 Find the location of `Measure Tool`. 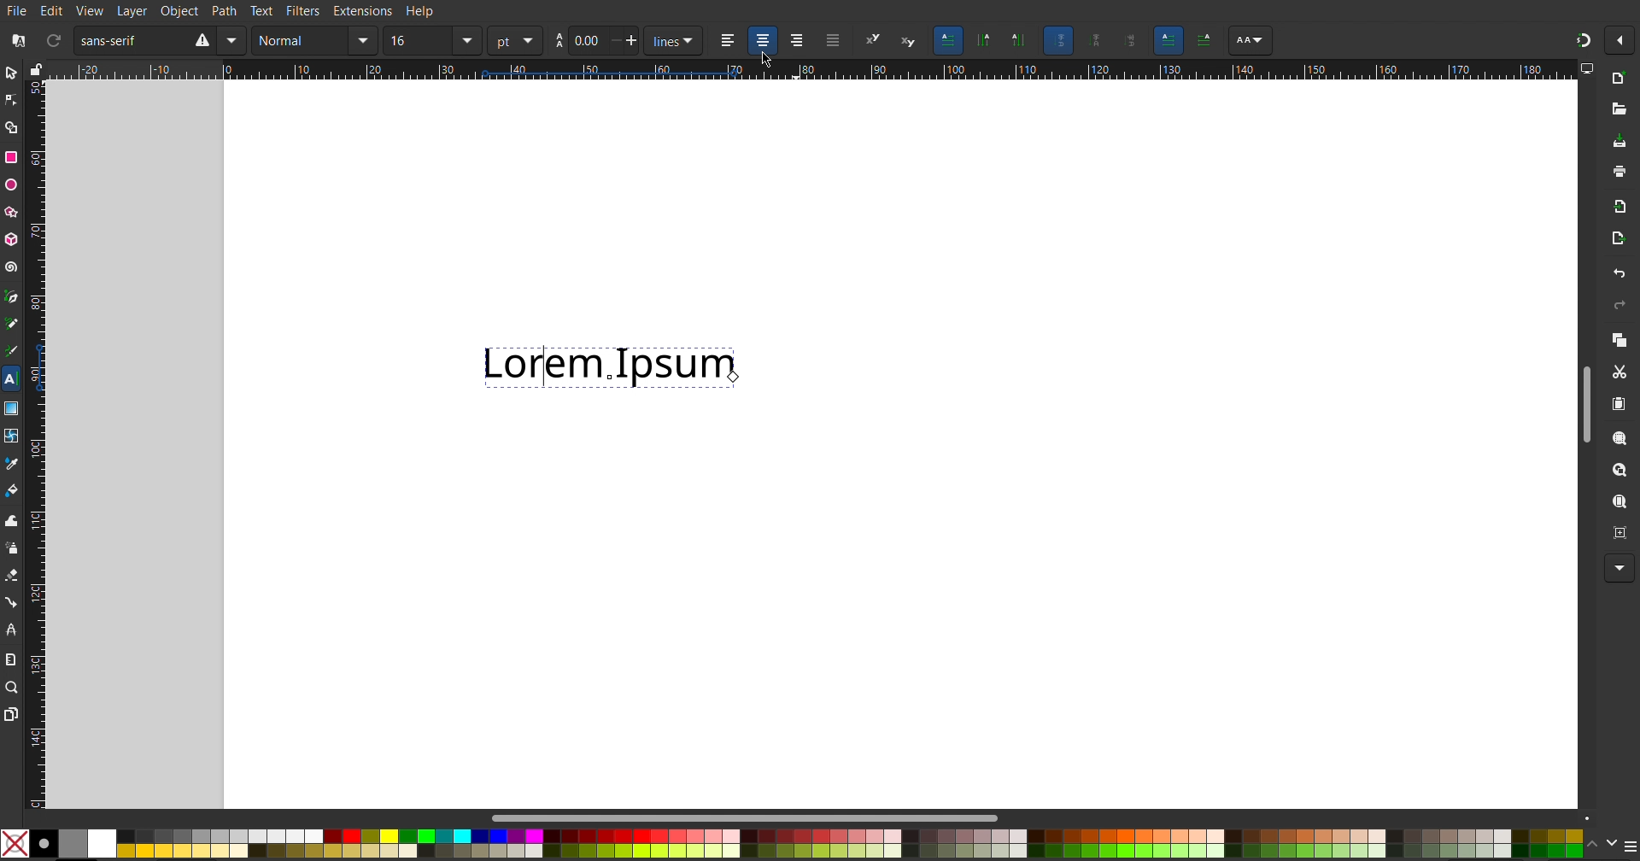

Measure Tool is located at coordinates (12, 659).